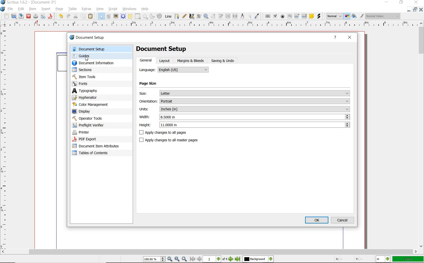 The image size is (424, 263). I want to click on measurements, so click(242, 16).